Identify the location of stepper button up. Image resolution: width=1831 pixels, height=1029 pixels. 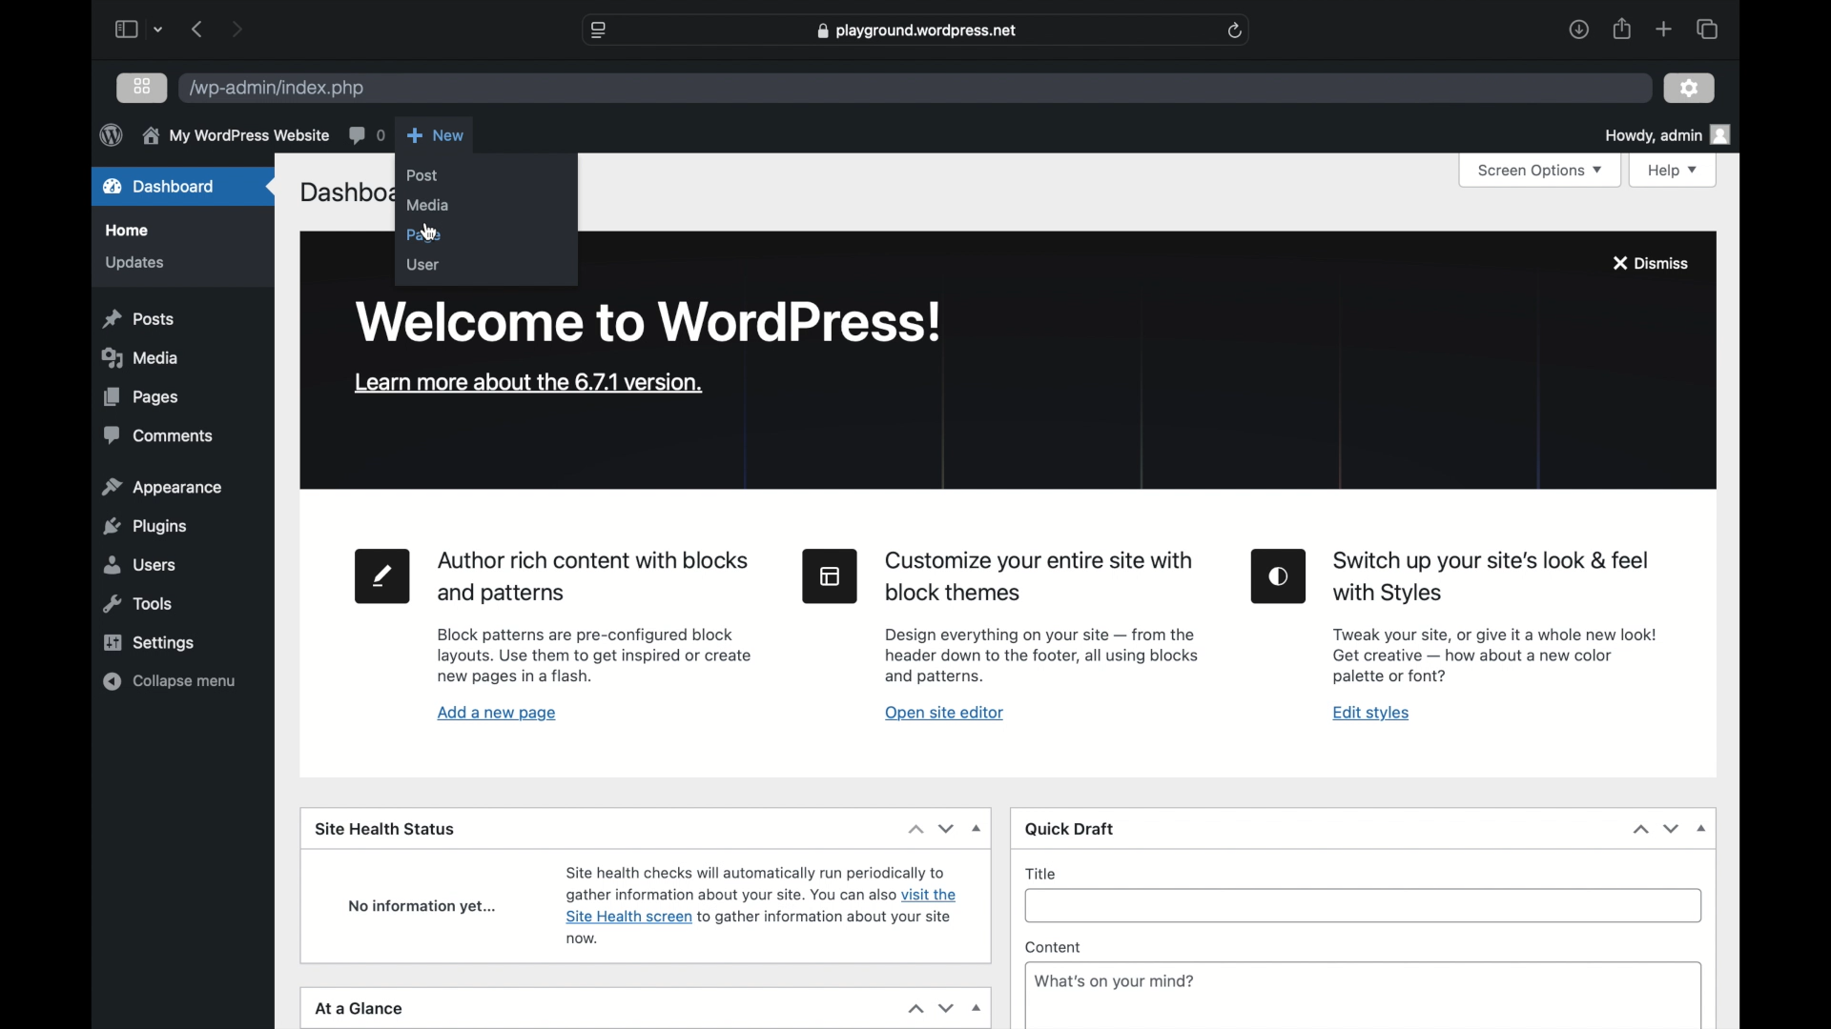
(913, 1010).